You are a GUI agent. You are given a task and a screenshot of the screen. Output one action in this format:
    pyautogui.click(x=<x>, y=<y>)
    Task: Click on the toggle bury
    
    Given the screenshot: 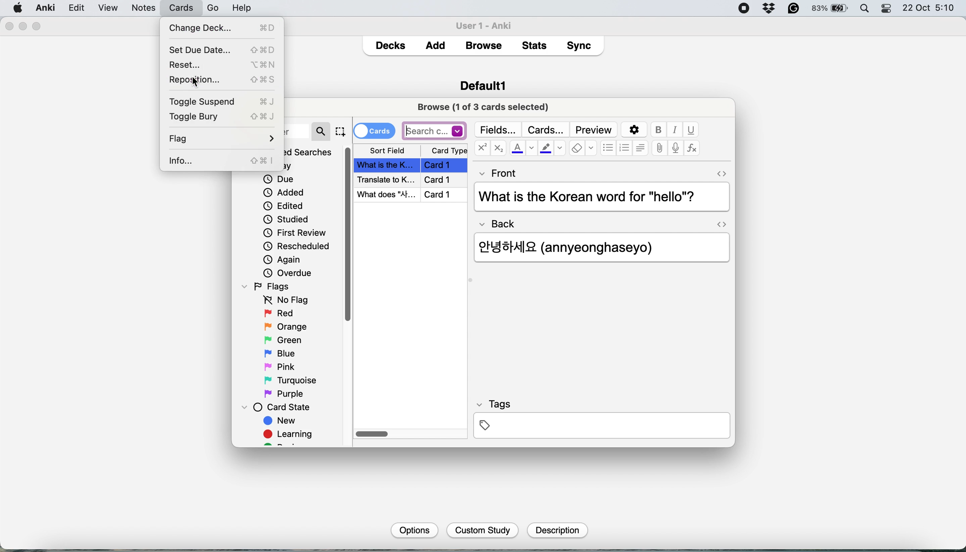 What is the action you would take?
    pyautogui.click(x=222, y=116)
    